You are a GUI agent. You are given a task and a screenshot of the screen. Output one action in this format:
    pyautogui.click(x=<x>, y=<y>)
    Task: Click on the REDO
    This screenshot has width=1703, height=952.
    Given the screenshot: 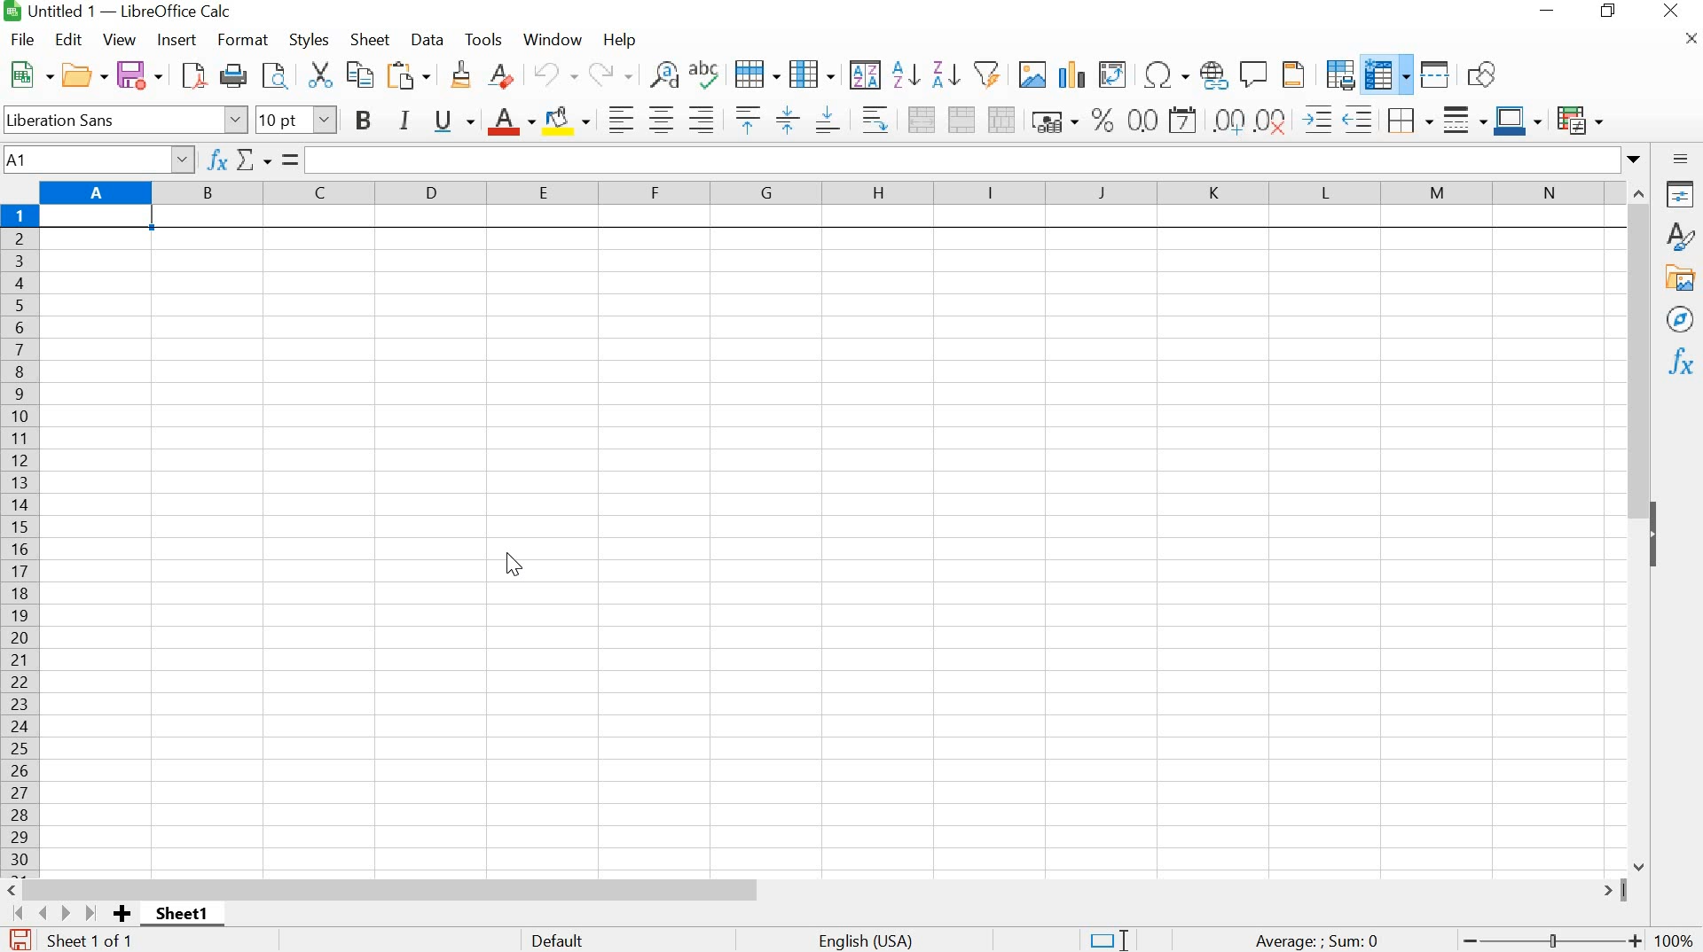 What is the action you would take?
    pyautogui.click(x=610, y=74)
    